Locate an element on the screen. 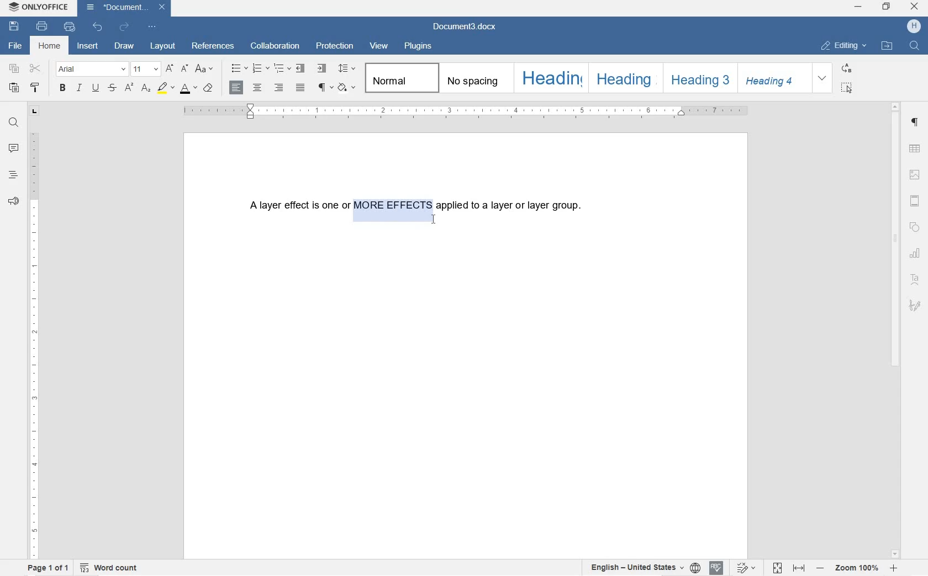 The width and height of the screenshot is (928, 576). REPLACE is located at coordinates (847, 68).